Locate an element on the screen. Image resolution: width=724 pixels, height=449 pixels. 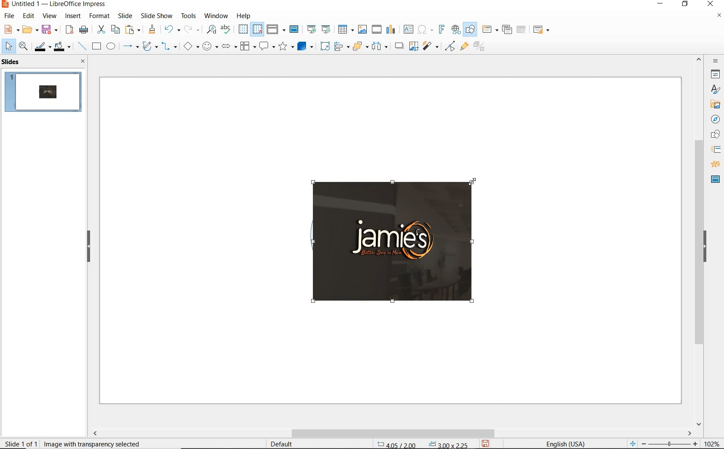
insert chart is located at coordinates (391, 30).